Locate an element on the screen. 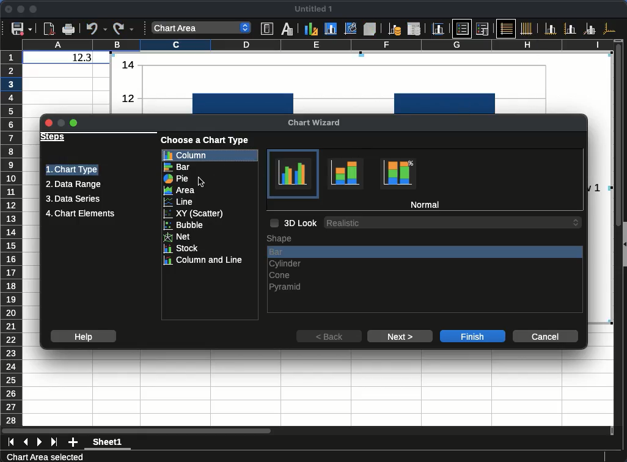 The image size is (627, 462). column  is located at coordinates (317, 44).